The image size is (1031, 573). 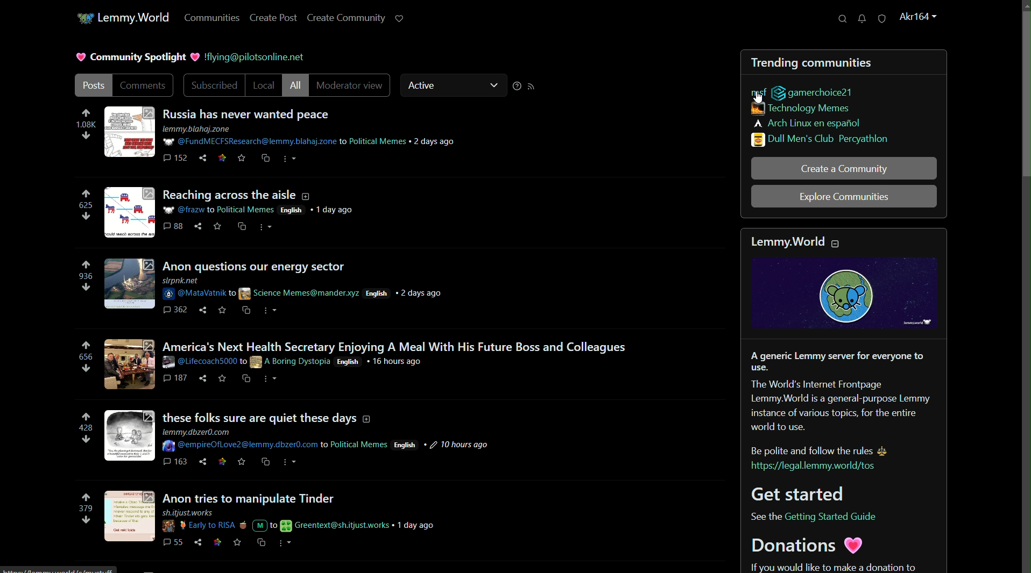 What do you see at coordinates (135, 18) in the screenshot?
I see `server name` at bounding box center [135, 18].